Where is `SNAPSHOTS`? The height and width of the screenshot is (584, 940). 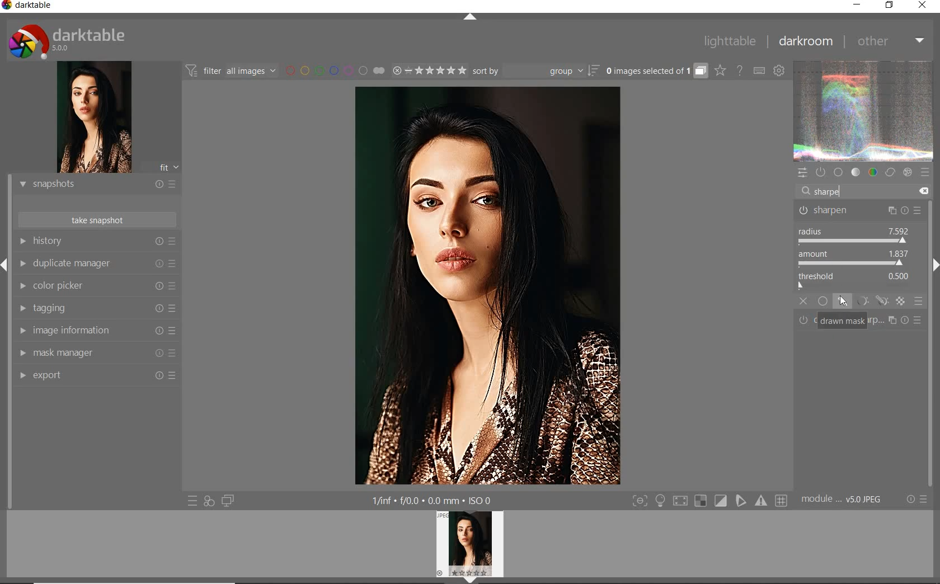
SNAPSHOTS is located at coordinates (95, 185).